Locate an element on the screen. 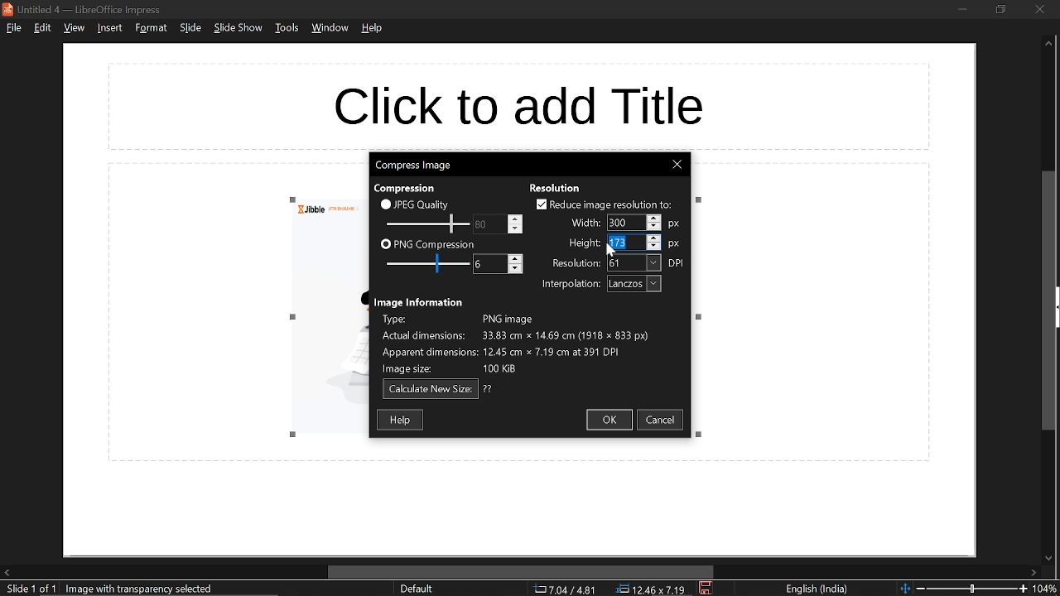 The height and width of the screenshot is (596, 1060). tools is located at coordinates (286, 31).